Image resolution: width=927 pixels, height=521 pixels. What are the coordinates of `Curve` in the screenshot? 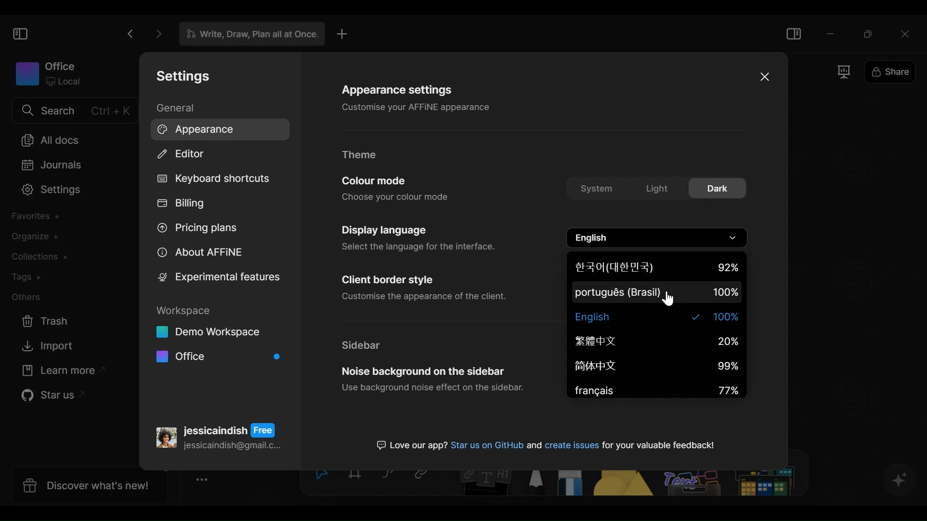 It's located at (390, 476).